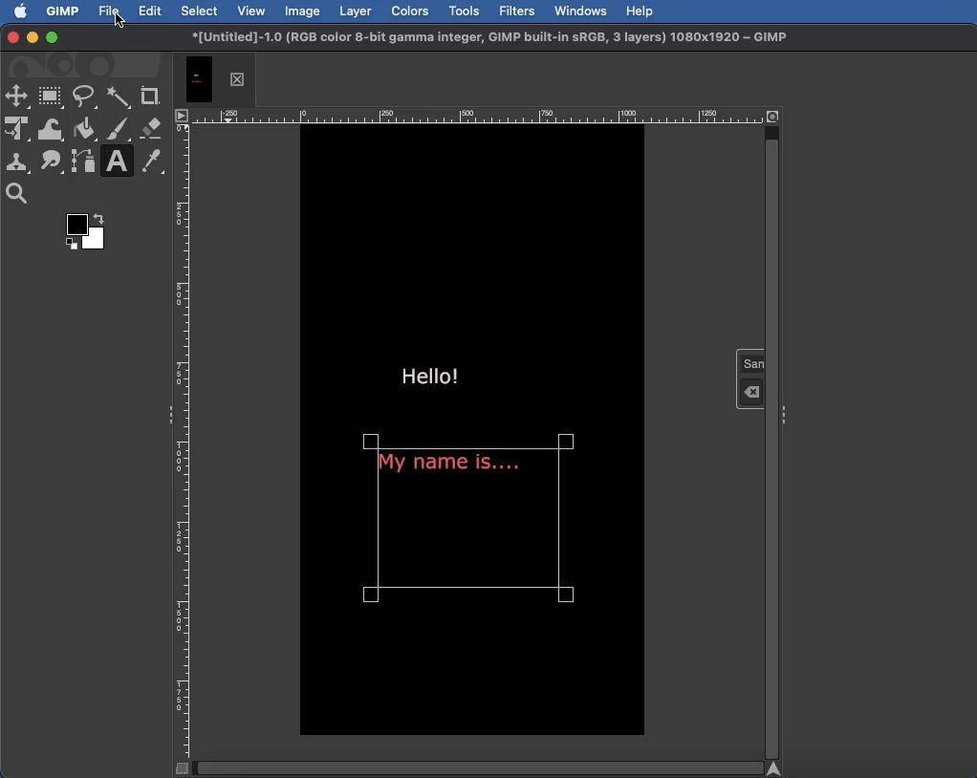 The width and height of the screenshot is (977, 778). Describe the element at coordinates (17, 97) in the screenshot. I see `Move tool` at that location.